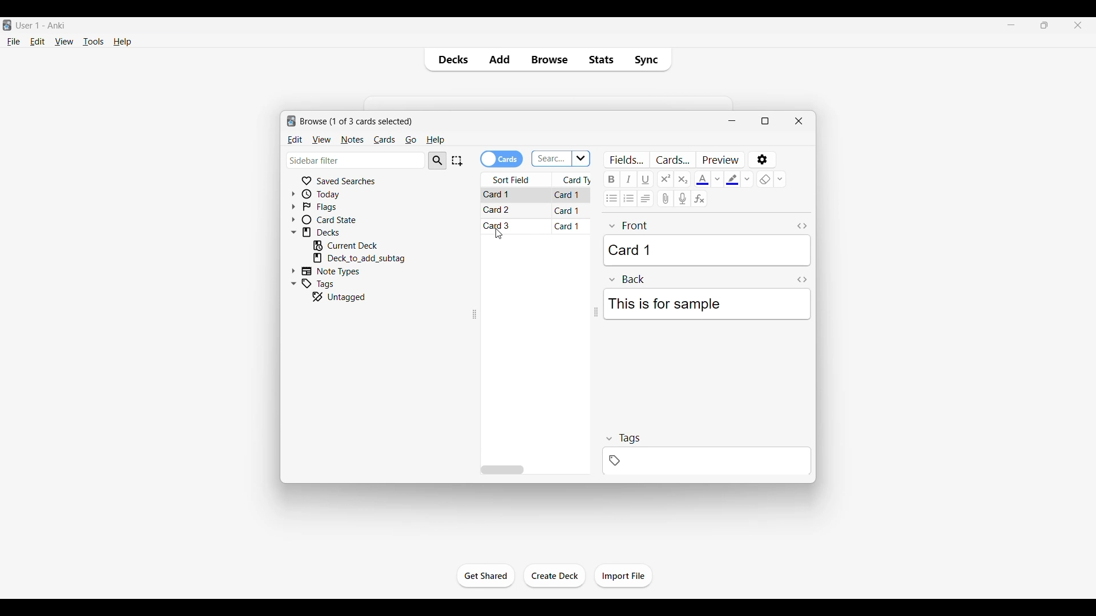 This screenshot has height=616, width=1096. What do you see at coordinates (732, 121) in the screenshot?
I see `Minimize` at bounding box center [732, 121].